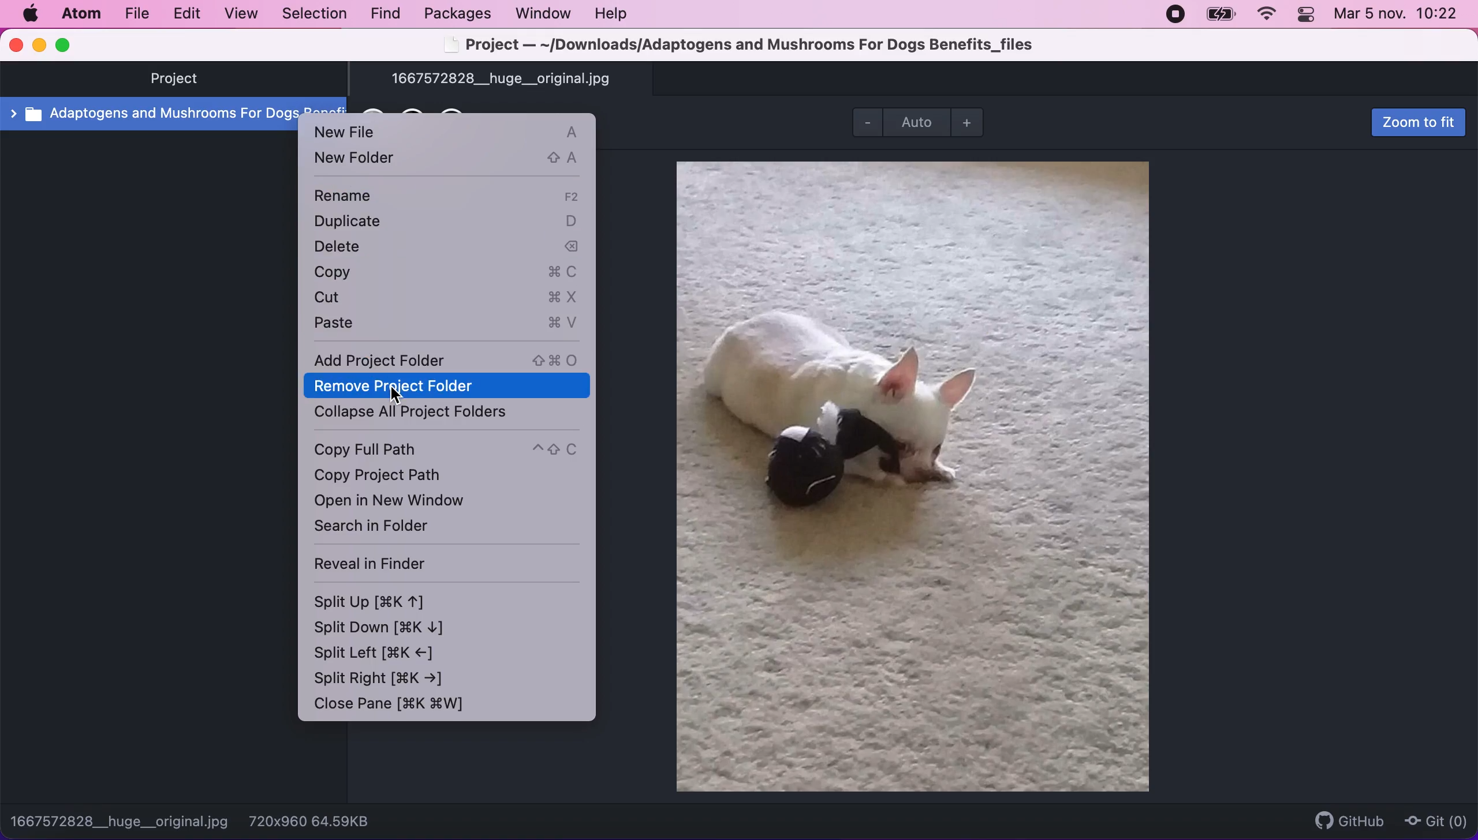  I want to click on zoom out, so click(865, 125).